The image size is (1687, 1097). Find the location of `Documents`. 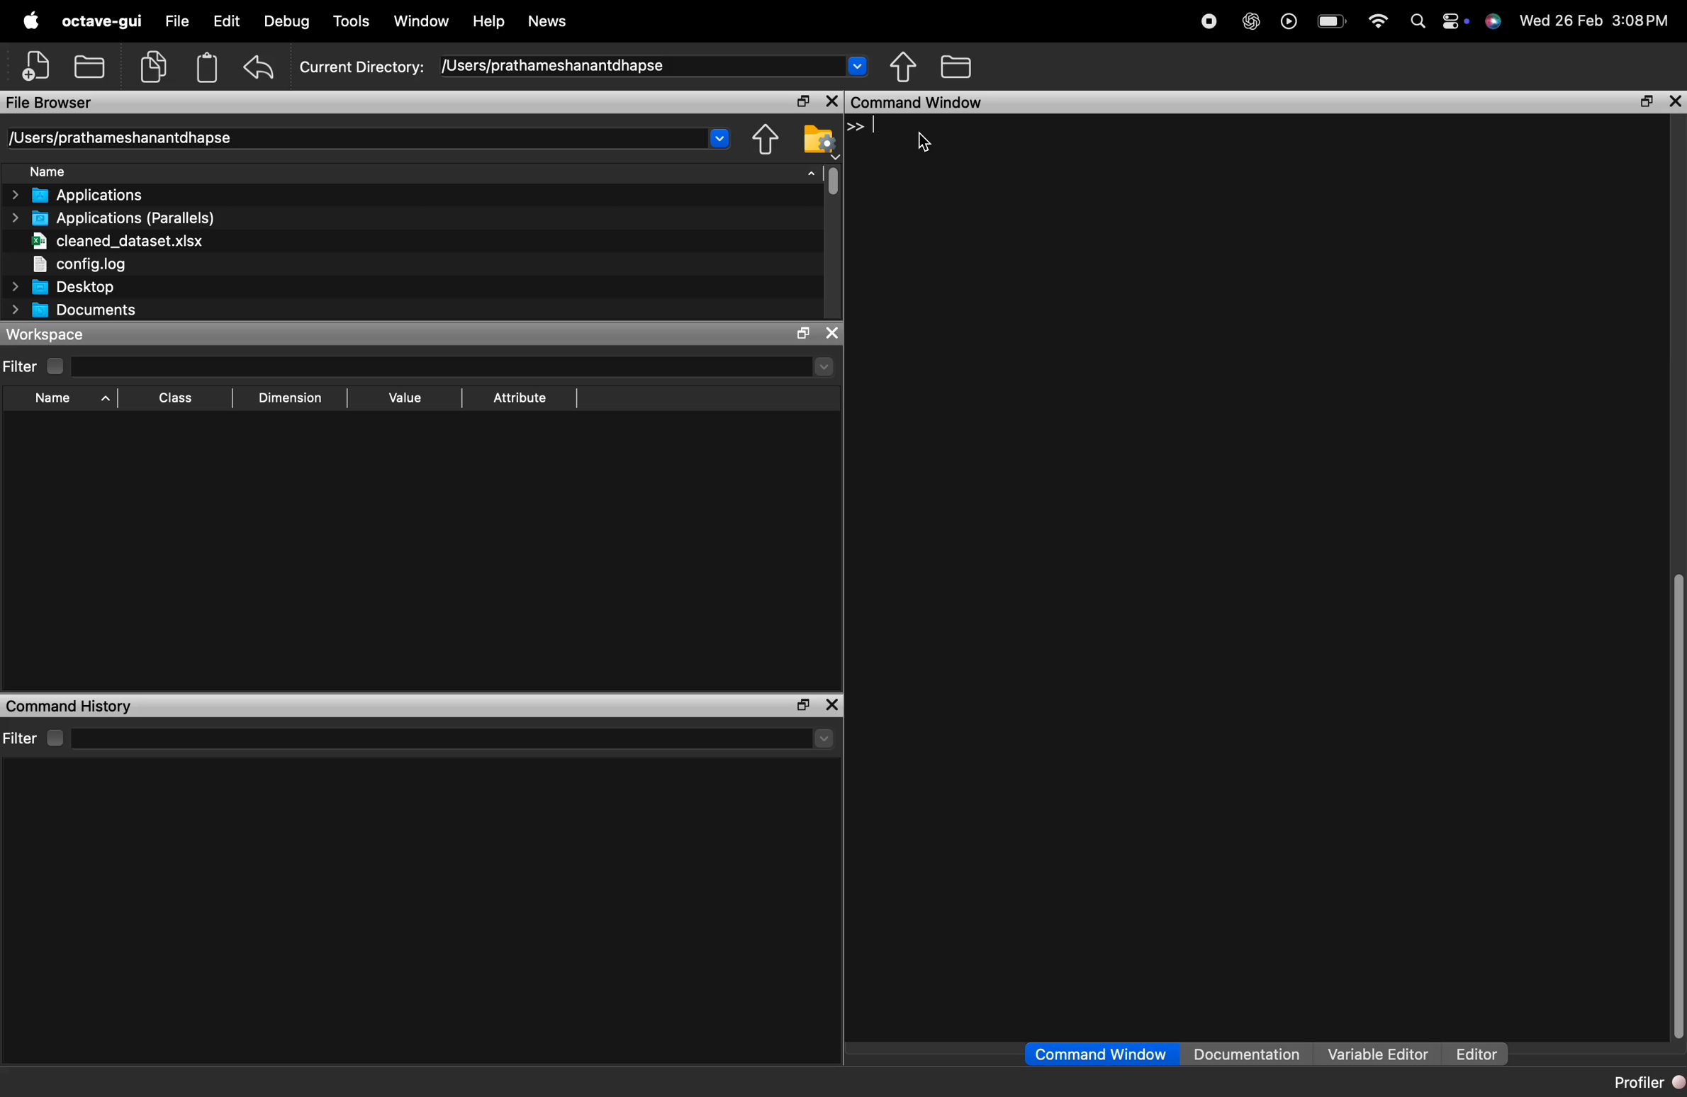

Documents is located at coordinates (71, 310).